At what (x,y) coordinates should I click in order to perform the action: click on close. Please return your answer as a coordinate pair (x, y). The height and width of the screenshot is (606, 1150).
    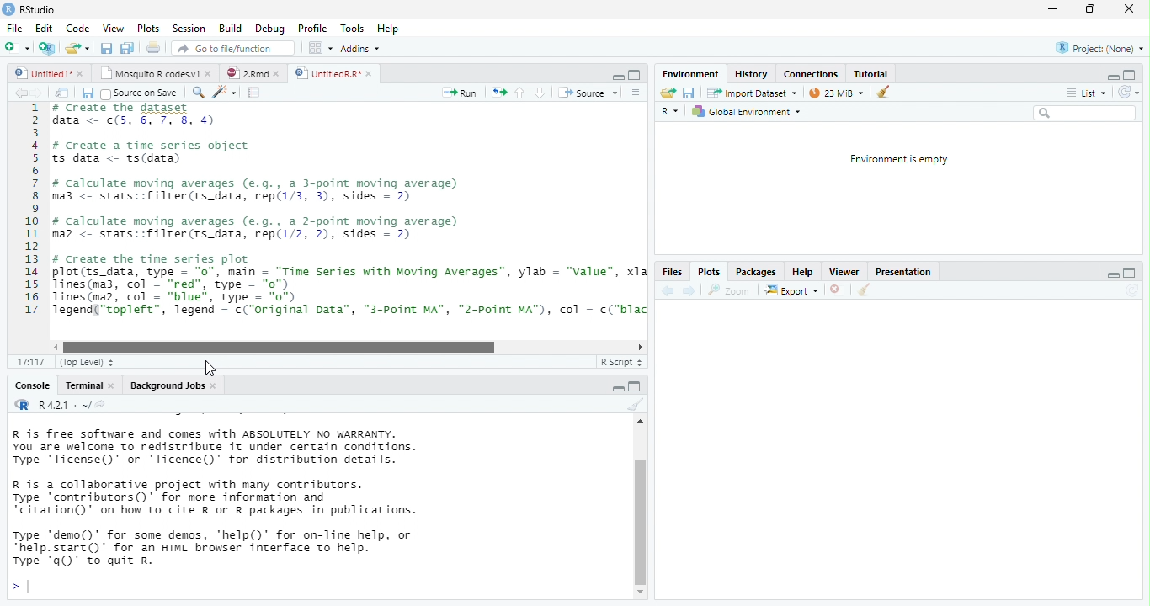
    Looking at the image, I should click on (838, 291).